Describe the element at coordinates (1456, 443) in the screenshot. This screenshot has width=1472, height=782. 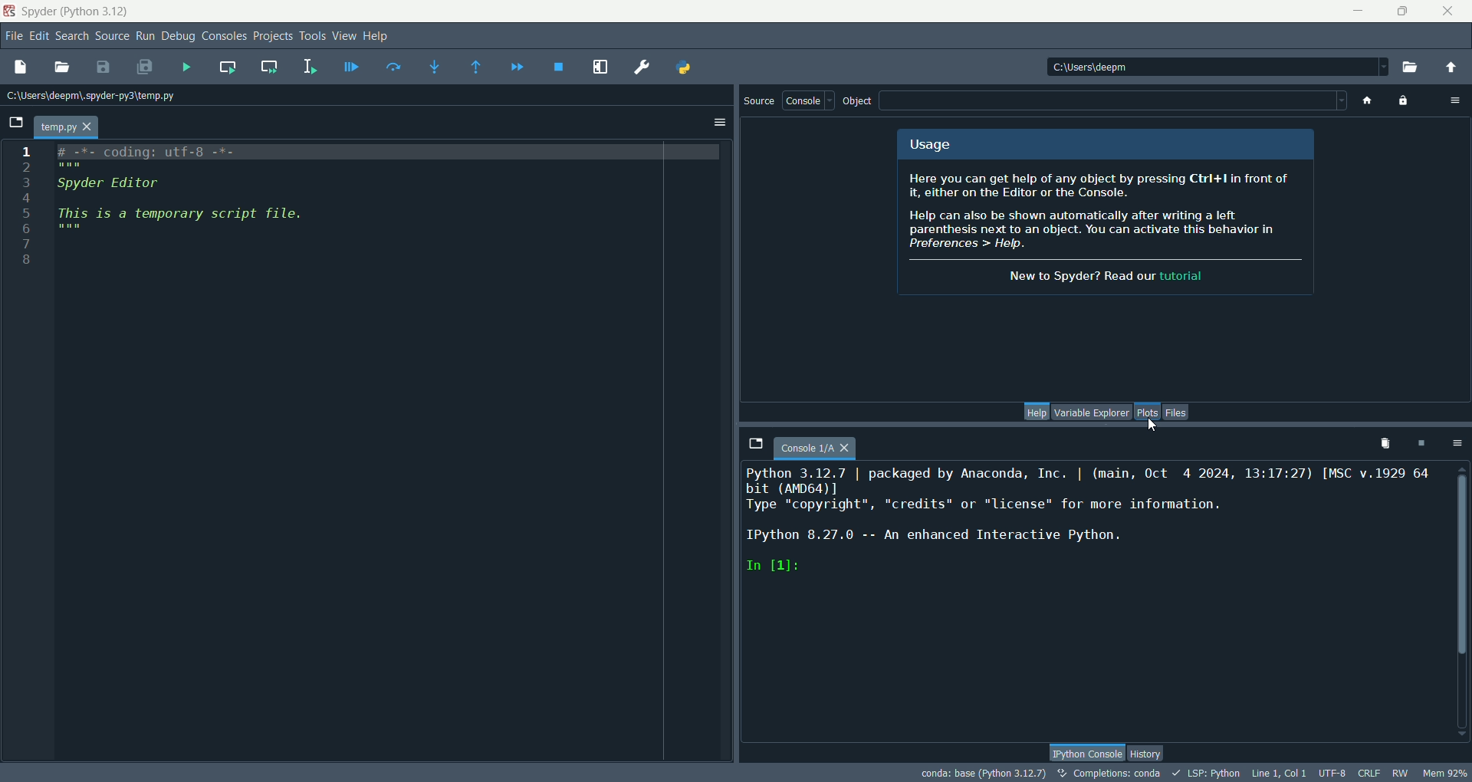
I see `options` at that location.